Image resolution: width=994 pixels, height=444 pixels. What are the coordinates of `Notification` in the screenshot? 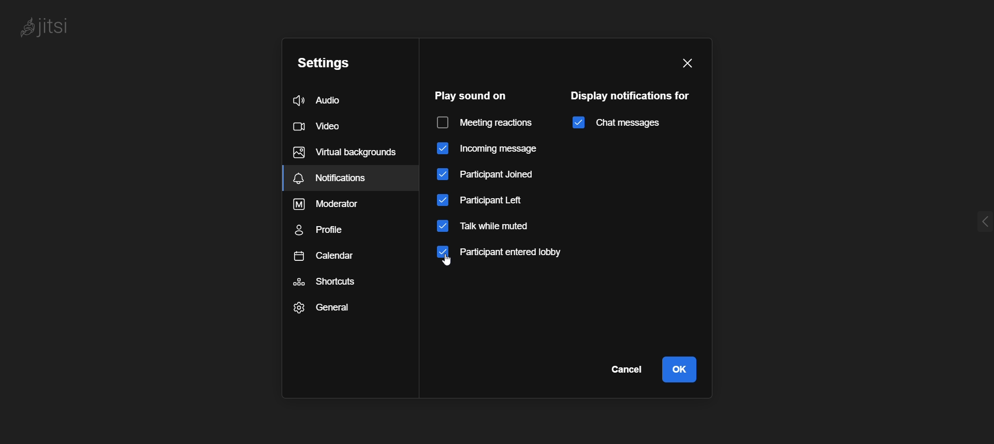 It's located at (350, 178).